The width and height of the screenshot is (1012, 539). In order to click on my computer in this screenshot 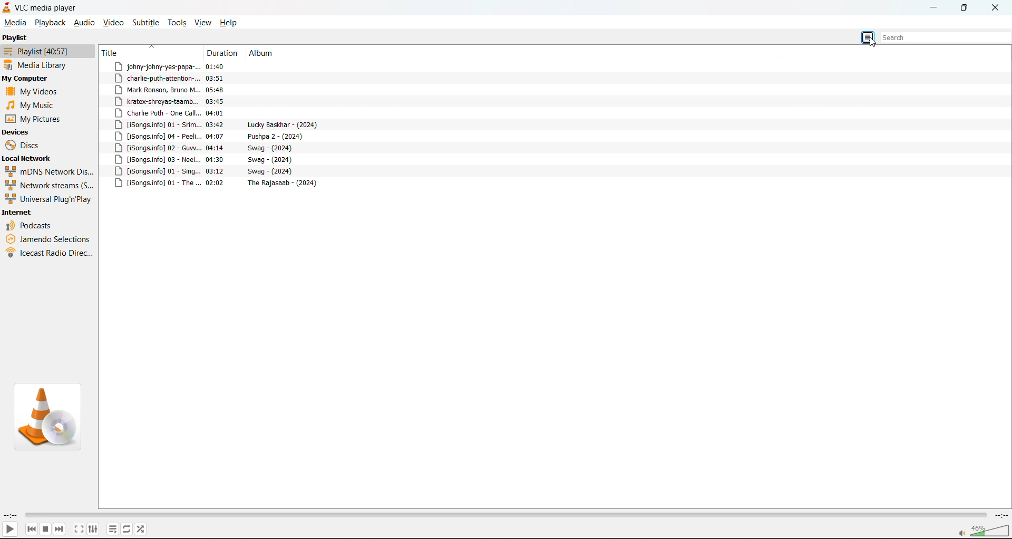, I will do `click(26, 79)`.